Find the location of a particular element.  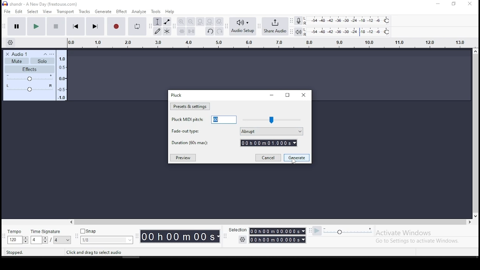

preset and settings is located at coordinates (190, 106).